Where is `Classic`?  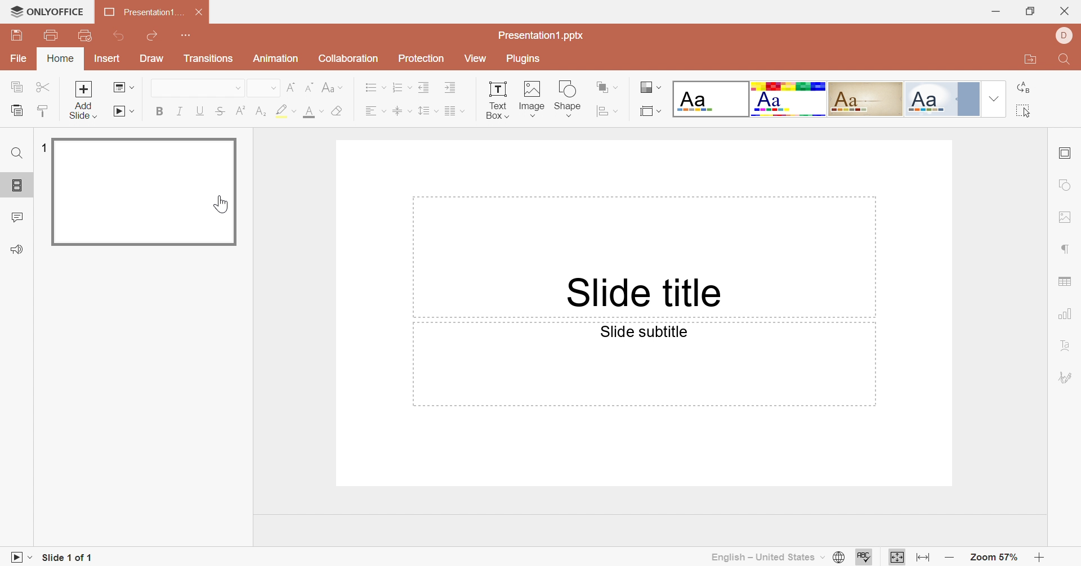 Classic is located at coordinates (865, 99).